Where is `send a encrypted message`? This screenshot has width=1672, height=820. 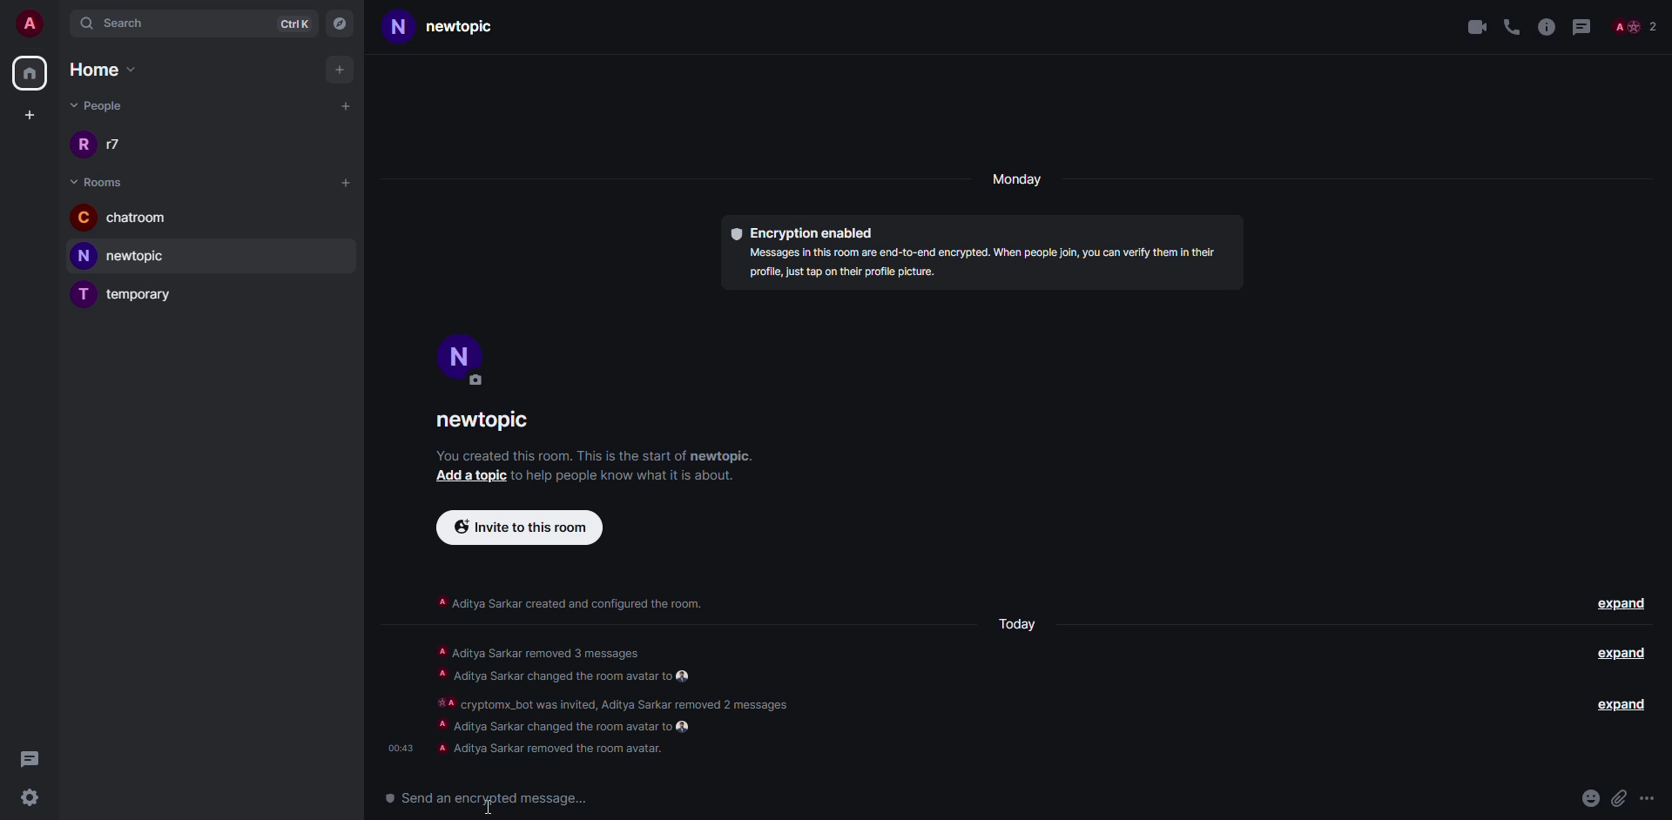 send a encrypted message is located at coordinates (498, 799).